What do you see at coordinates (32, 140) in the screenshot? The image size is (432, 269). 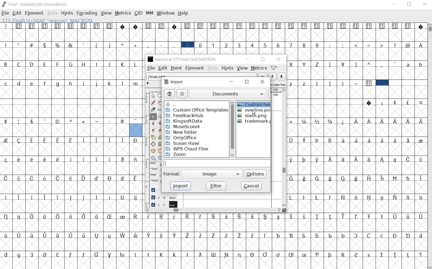 I see `Symbol` at bounding box center [32, 140].